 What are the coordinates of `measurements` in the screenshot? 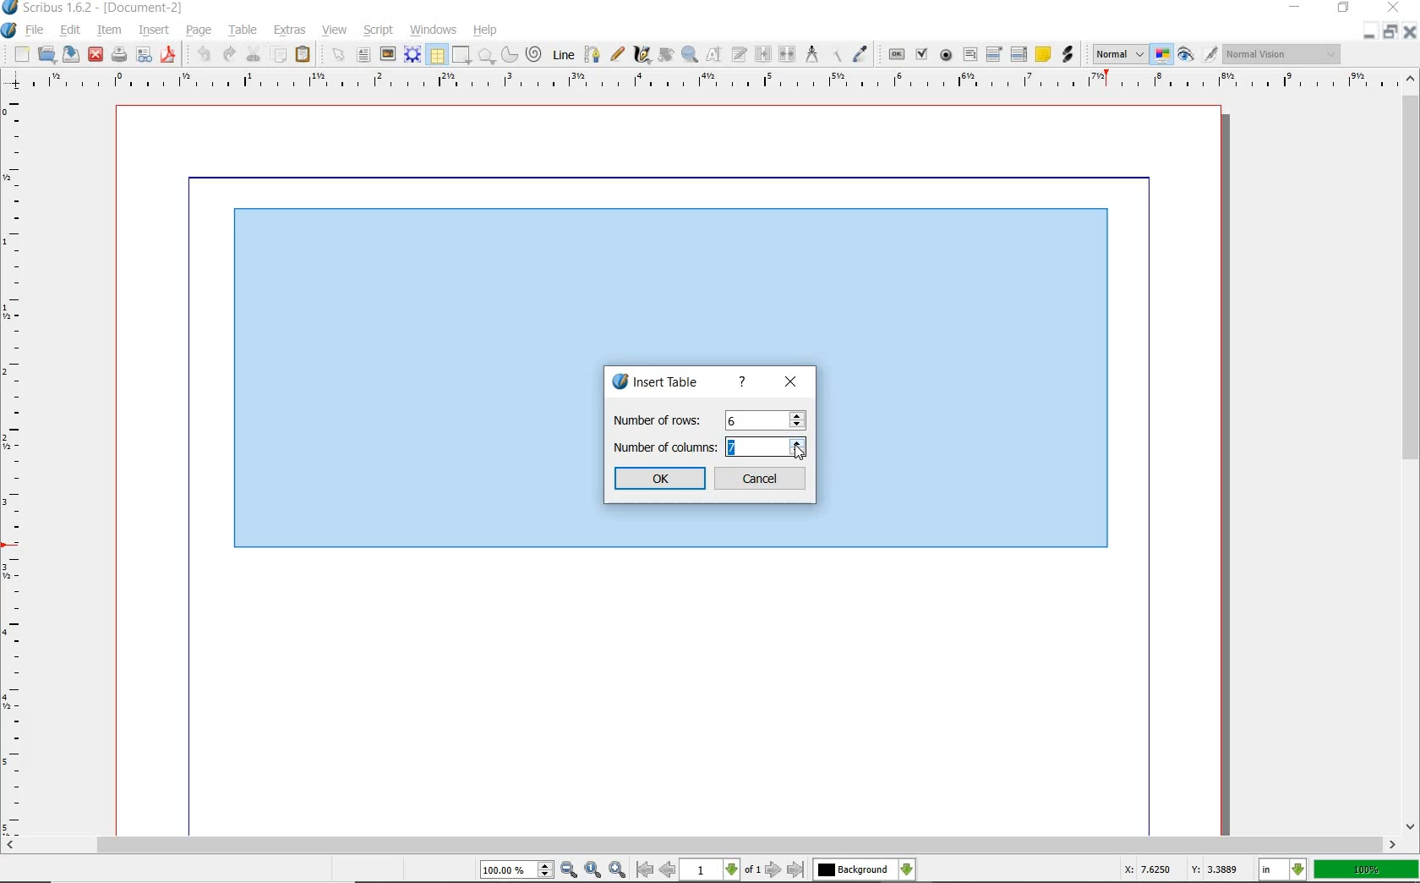 It's located at (812, 55).